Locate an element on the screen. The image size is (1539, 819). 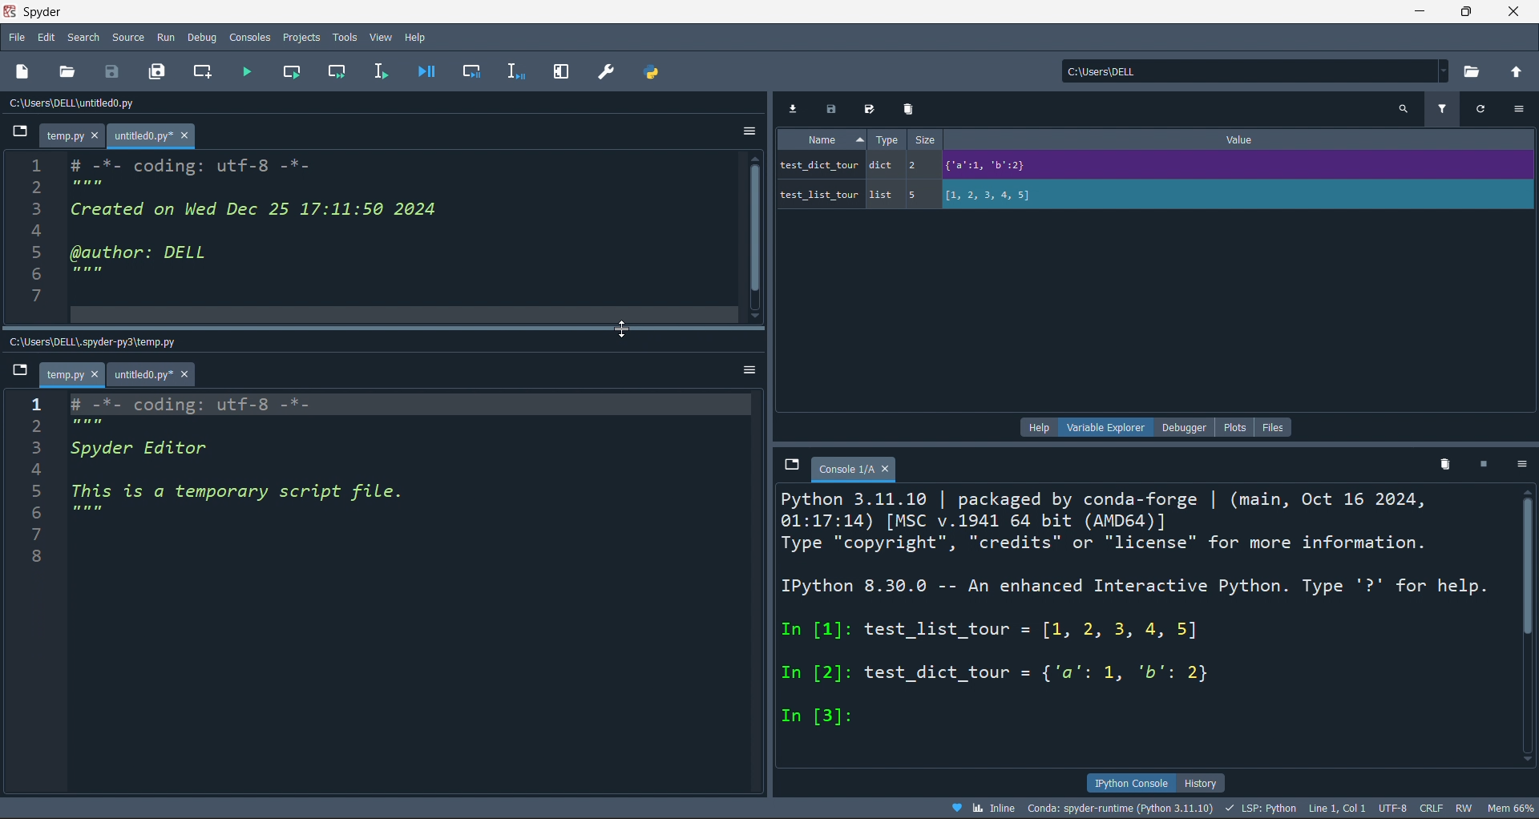
create new cell is located at coordinates (206, 71).